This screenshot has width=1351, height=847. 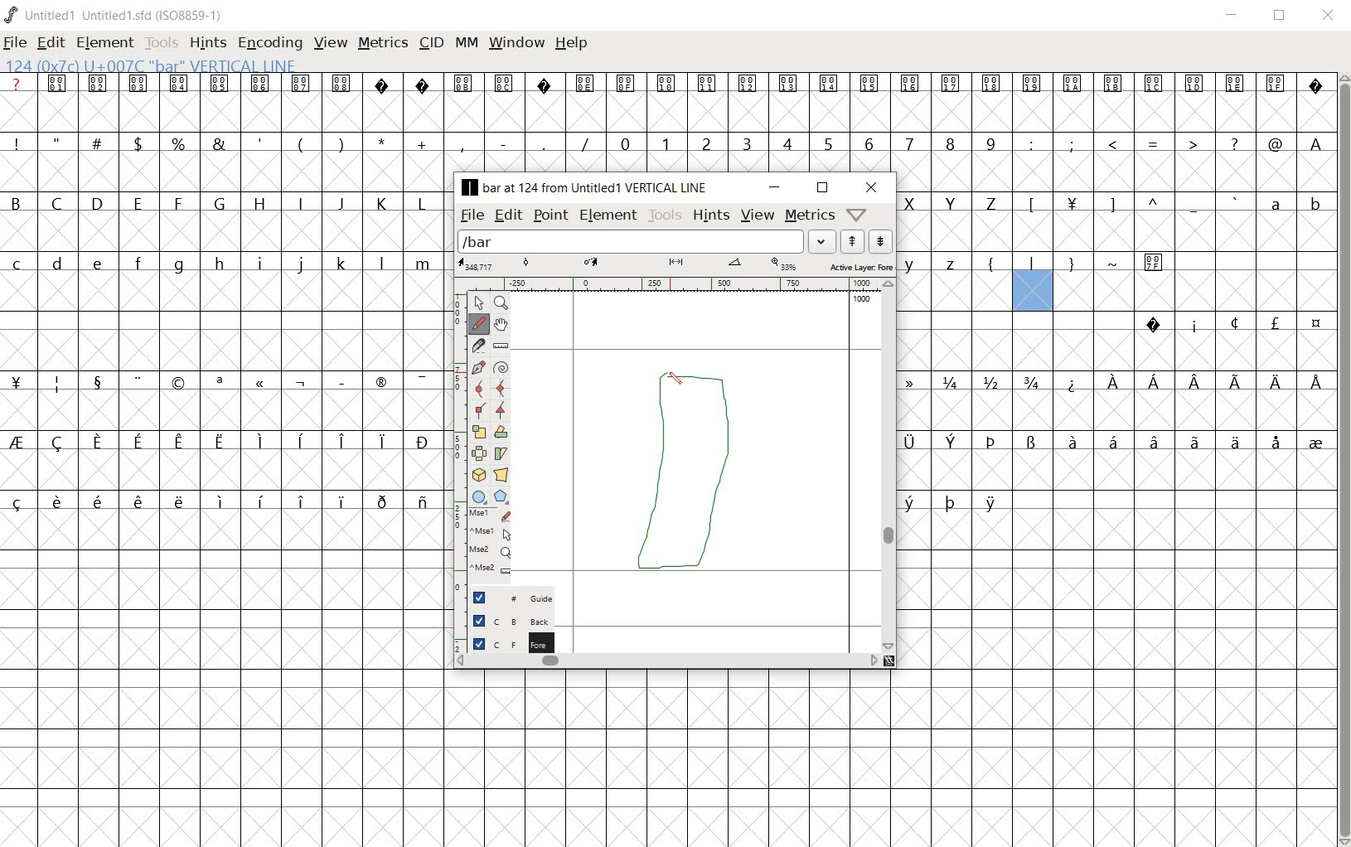 I want to click on numbers and special letters, so click(x=1115, y=382).